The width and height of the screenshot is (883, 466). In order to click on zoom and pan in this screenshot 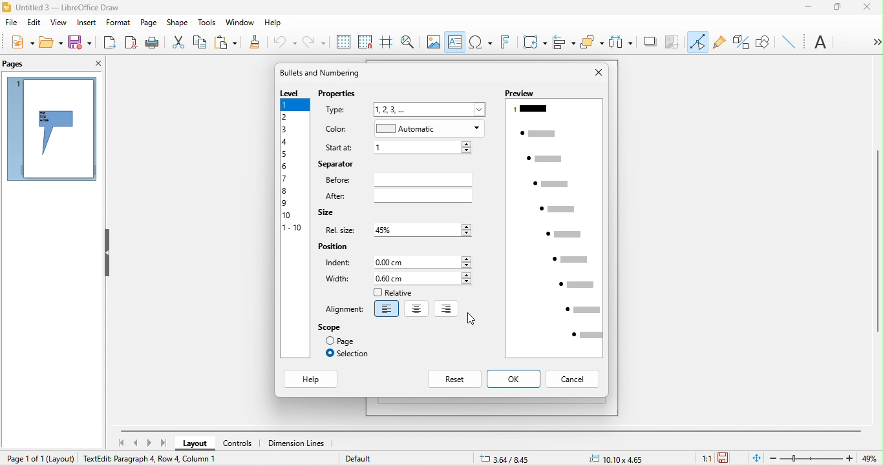, I will do `click(410, 43)`.